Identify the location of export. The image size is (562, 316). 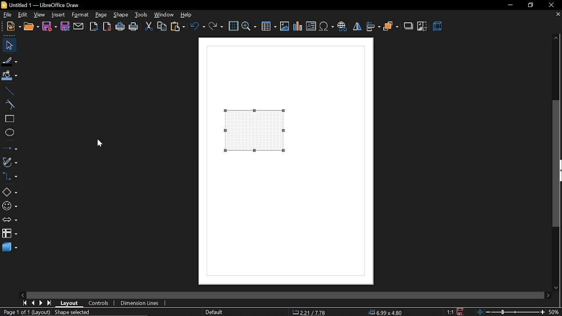
(93, 26).